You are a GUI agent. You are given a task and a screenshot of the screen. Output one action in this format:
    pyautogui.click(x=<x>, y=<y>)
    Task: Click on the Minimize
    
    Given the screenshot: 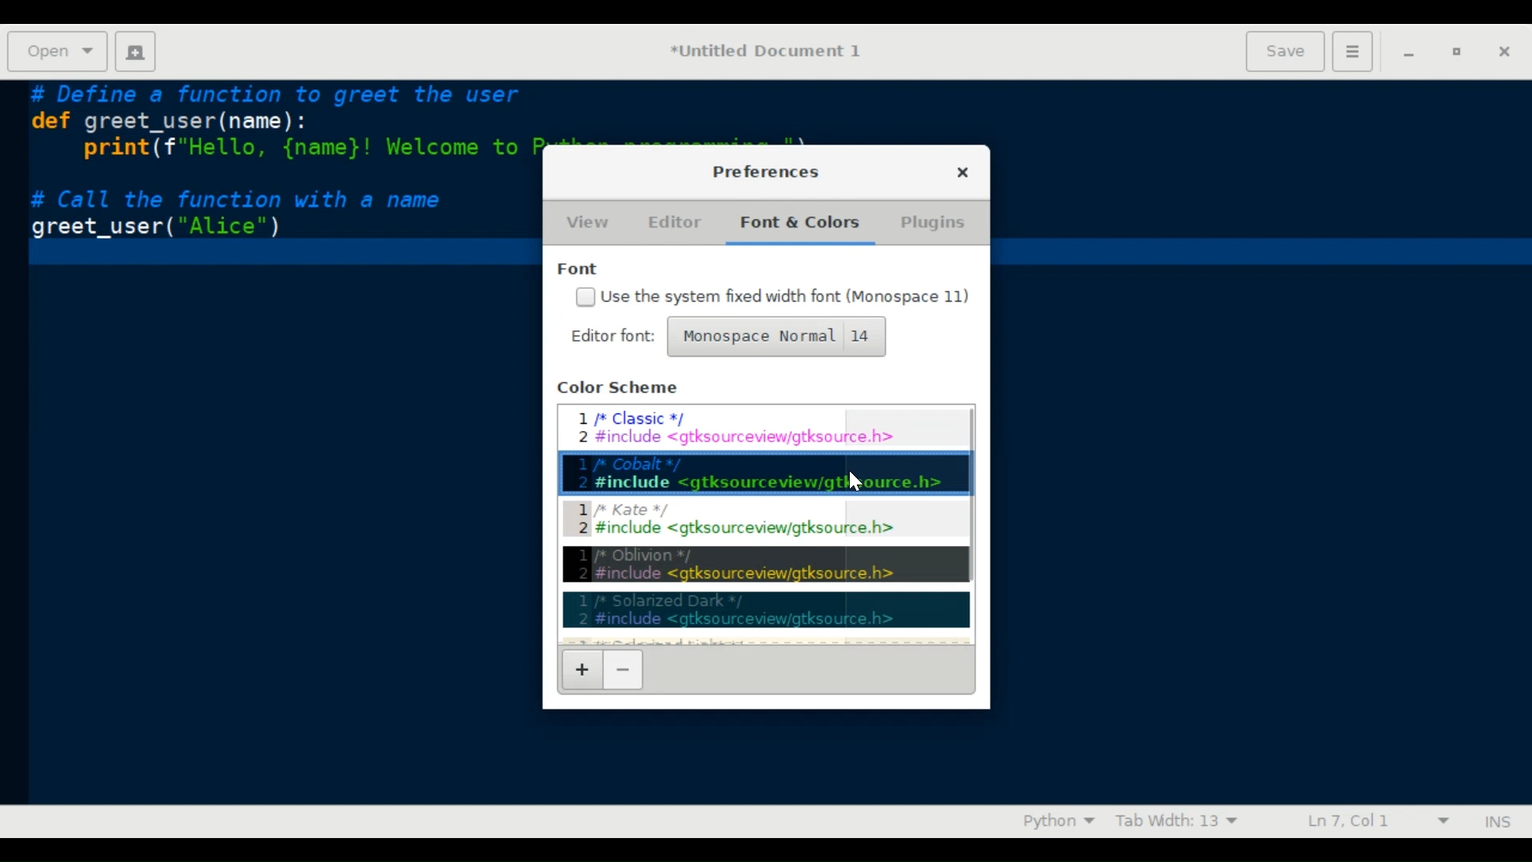 What is the action you would take?
    pyautogui.click(x=1408, y=50)
    